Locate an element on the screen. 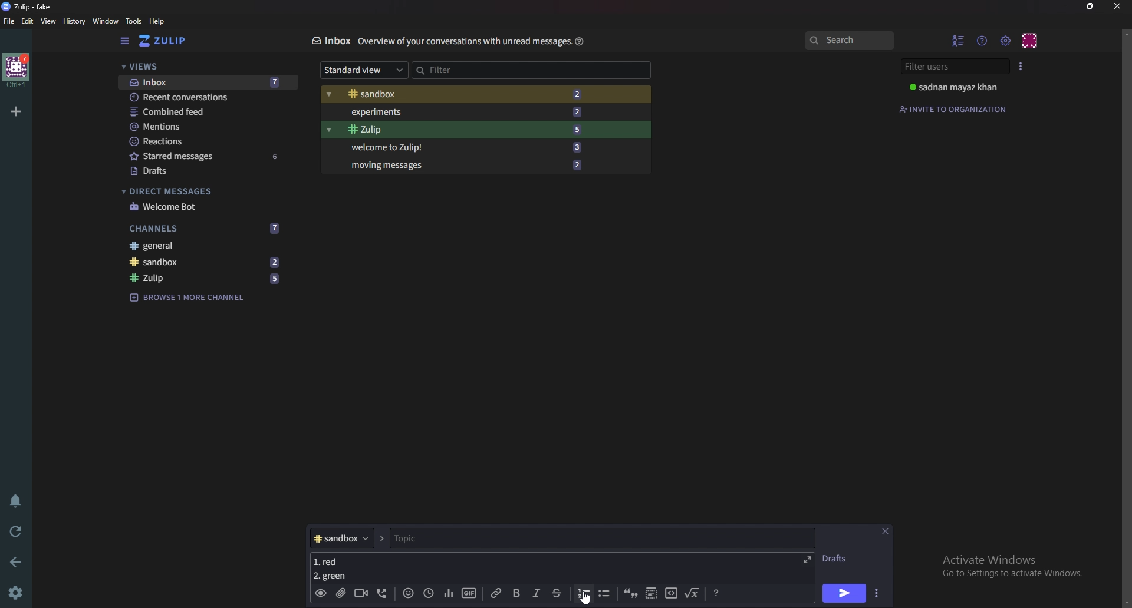 This screenshot has height=608, width=1132. Emoji is located at coordinates (406, 594).